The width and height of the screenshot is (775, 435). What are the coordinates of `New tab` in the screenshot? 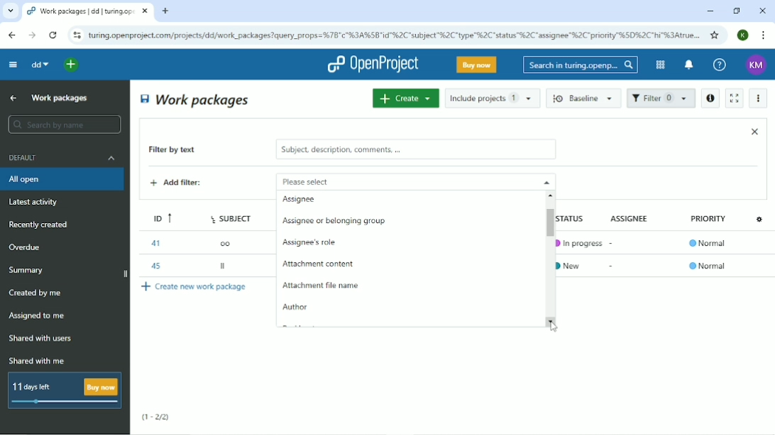 It's located at (165, 11).